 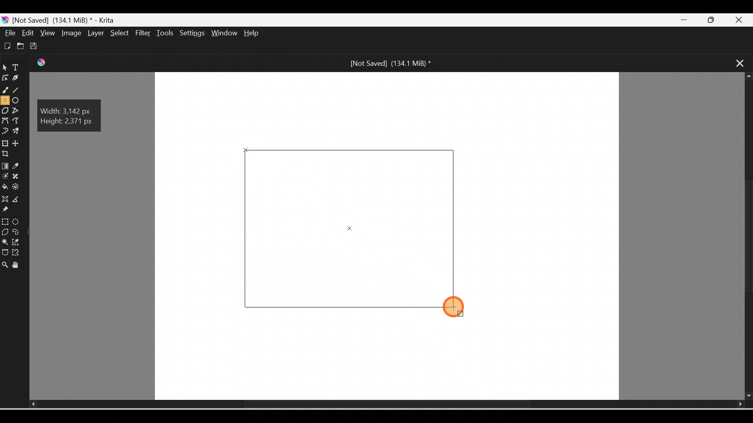 What do you see at coordinates (35, 45) in the screenshot?
I see `Save` at bounding box center [35, 45].